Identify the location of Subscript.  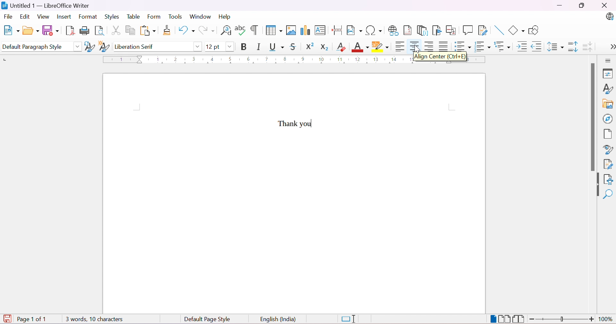
(324, 47).